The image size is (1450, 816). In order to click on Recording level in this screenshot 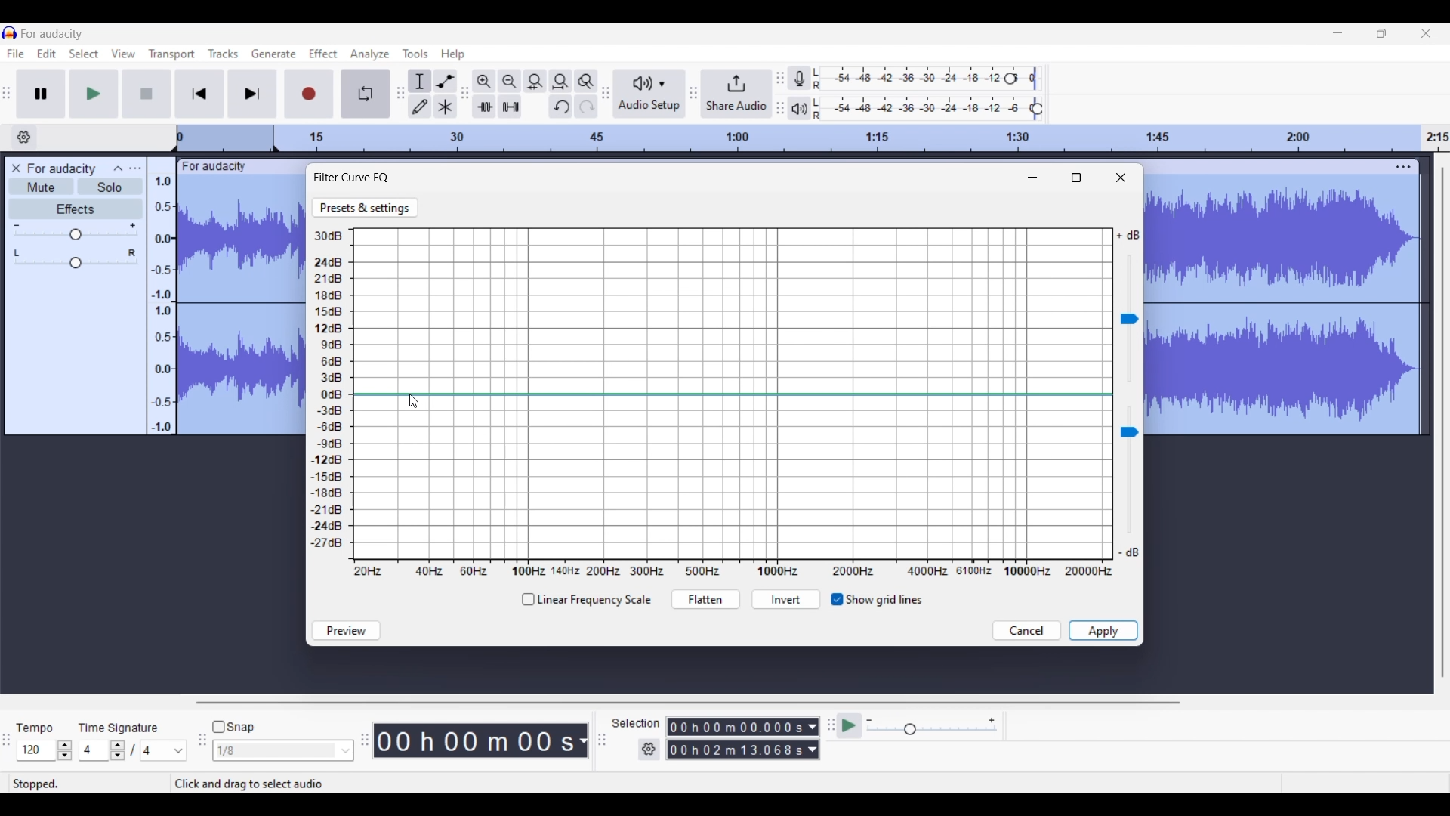, I will do `click(911, 79)`.